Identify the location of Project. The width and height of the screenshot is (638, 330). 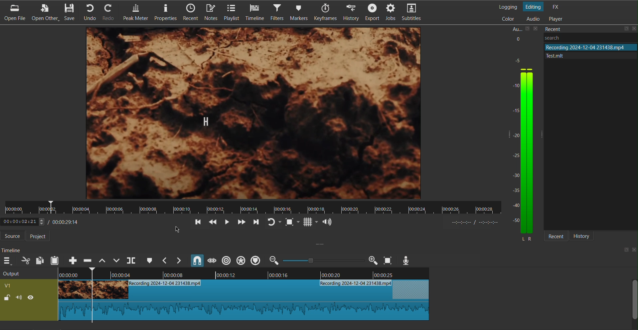
(41, 237).